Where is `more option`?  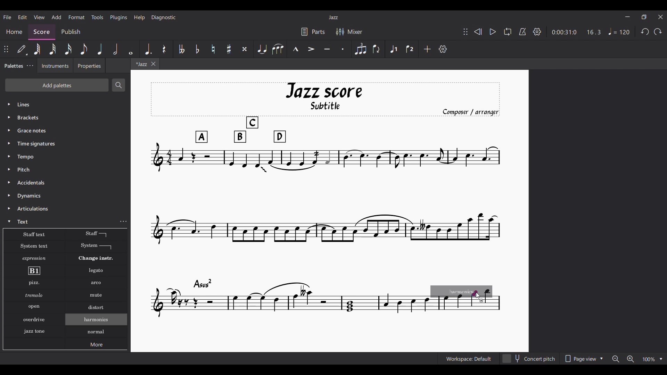
more option is located at coordinates (124, 222).